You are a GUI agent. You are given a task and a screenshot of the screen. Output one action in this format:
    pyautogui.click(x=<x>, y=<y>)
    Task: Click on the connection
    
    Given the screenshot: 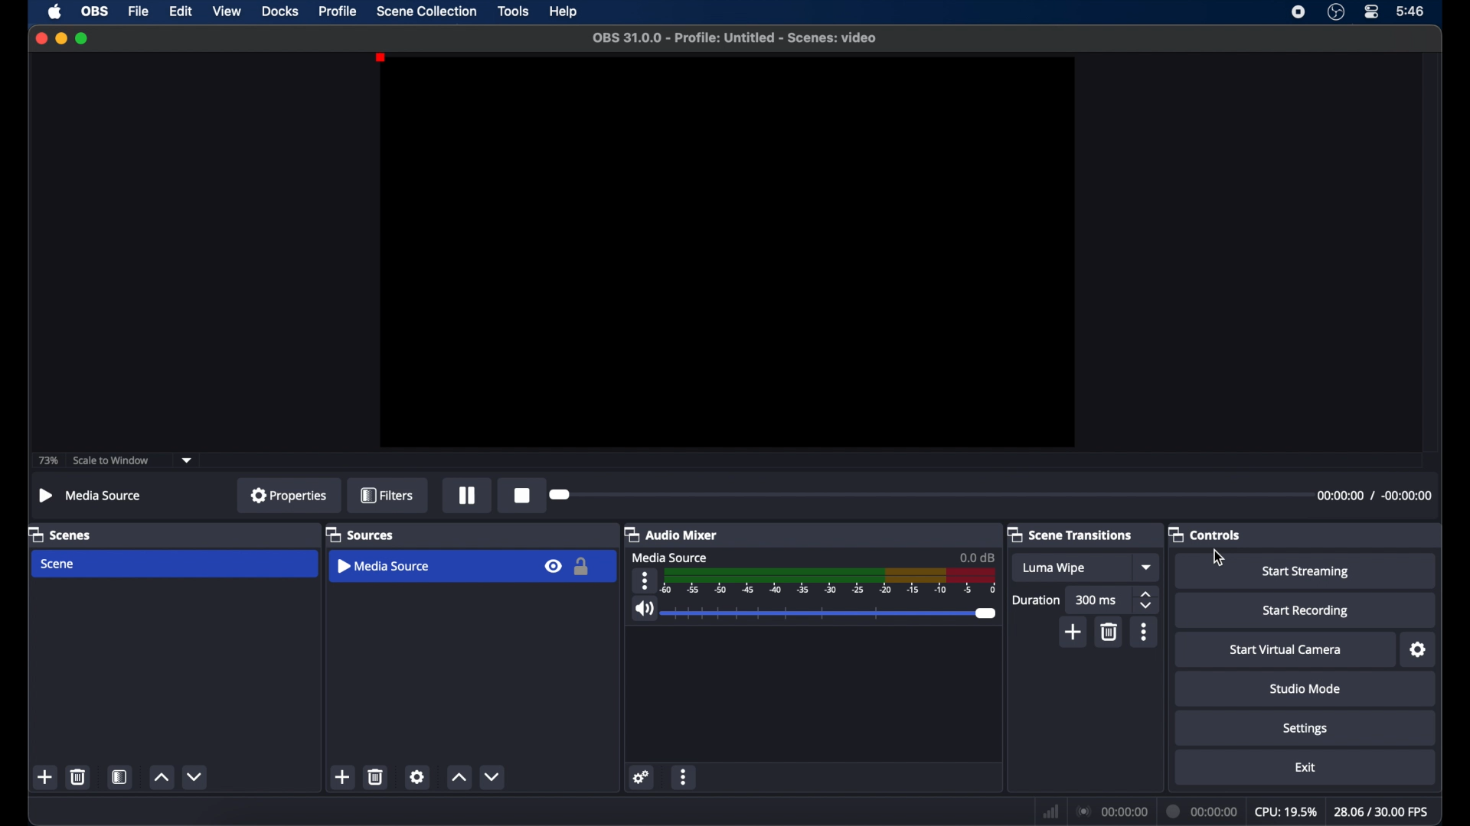 What is the action you would take?
    pyautogui.click(x=1111, y=811)
    